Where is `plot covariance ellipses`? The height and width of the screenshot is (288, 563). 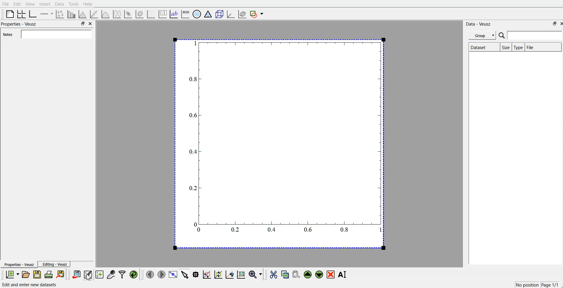 plot covariance ellipses is located at coordinates (242, 14).